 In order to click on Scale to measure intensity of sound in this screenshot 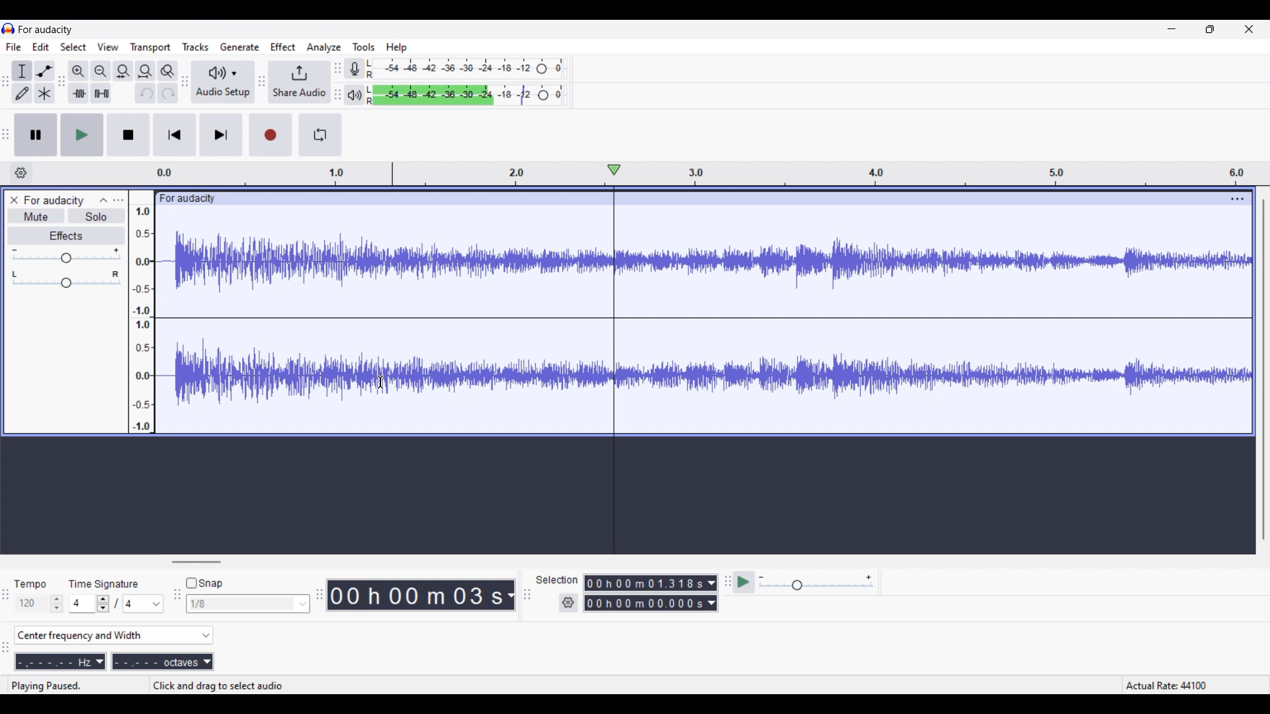, I will do `click(143, 319)`.